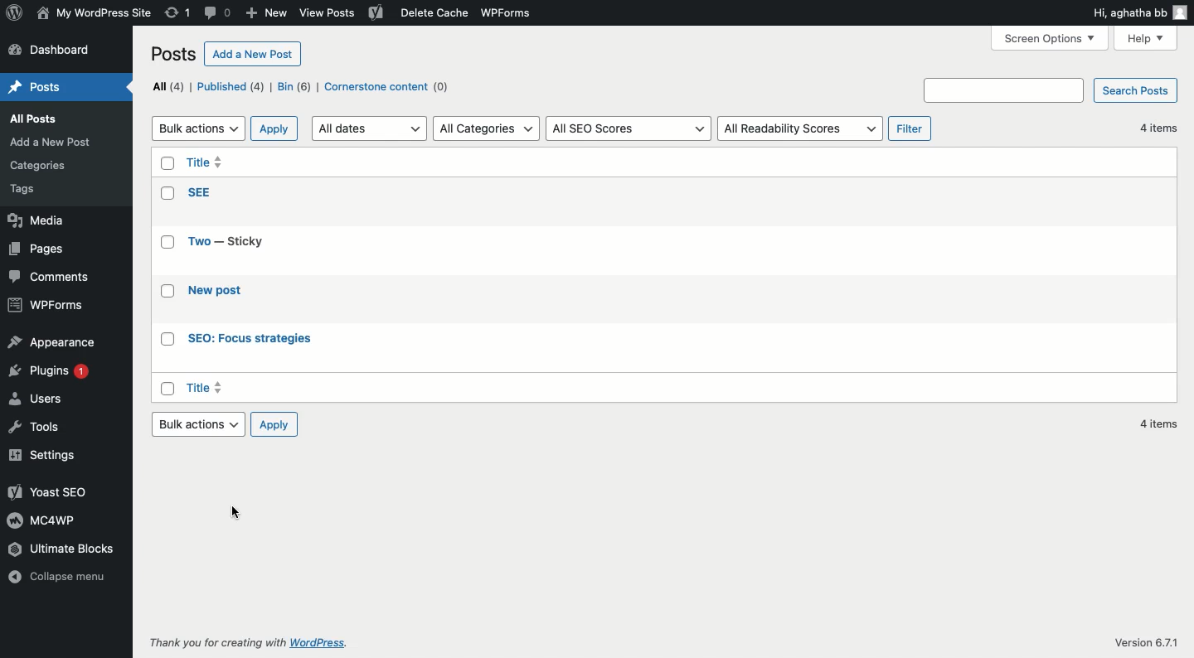  Describe the element at coordinates (198, 128) in the screenshot. I see `Bulk actions` at that location.